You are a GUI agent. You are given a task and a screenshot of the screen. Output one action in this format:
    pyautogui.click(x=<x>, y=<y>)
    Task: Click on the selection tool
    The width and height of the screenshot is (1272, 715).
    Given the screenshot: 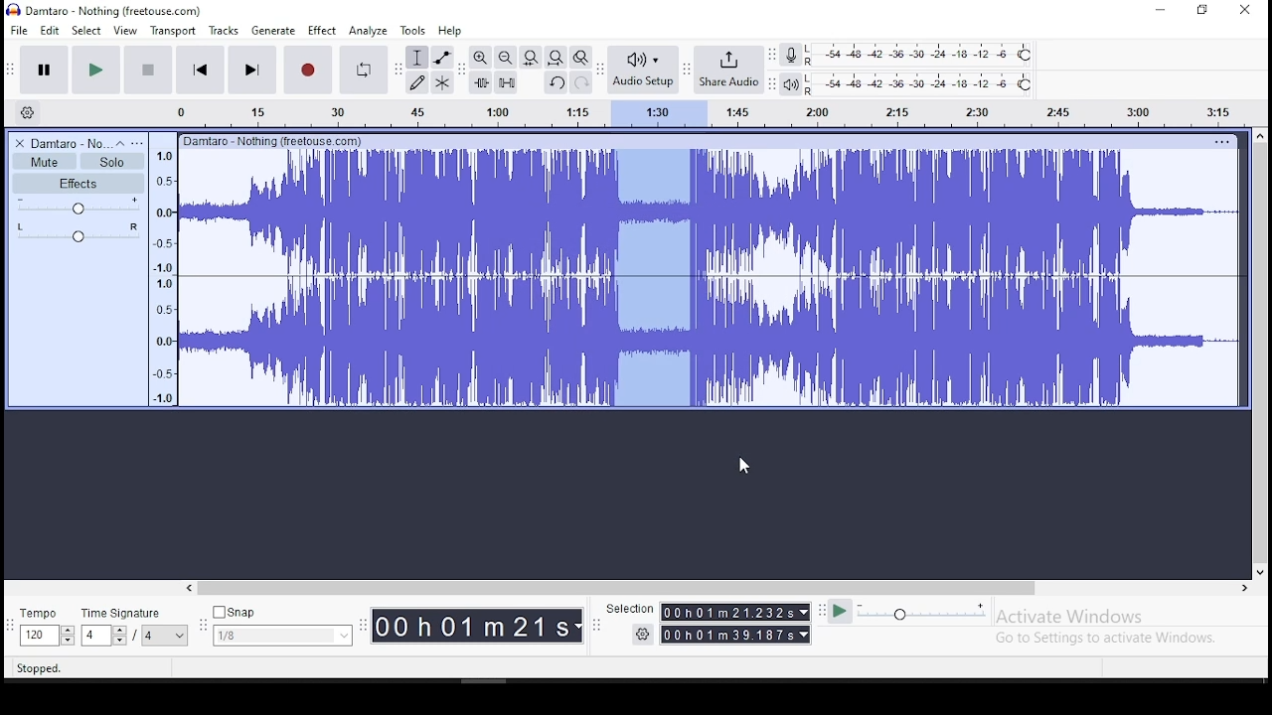 What is the action you would take?
    pyautogui.click(x=418, y=58)
    